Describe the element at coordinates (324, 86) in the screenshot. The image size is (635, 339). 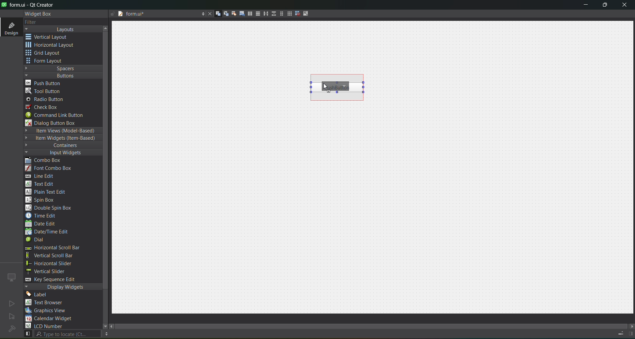
I see `cursor` at that location.